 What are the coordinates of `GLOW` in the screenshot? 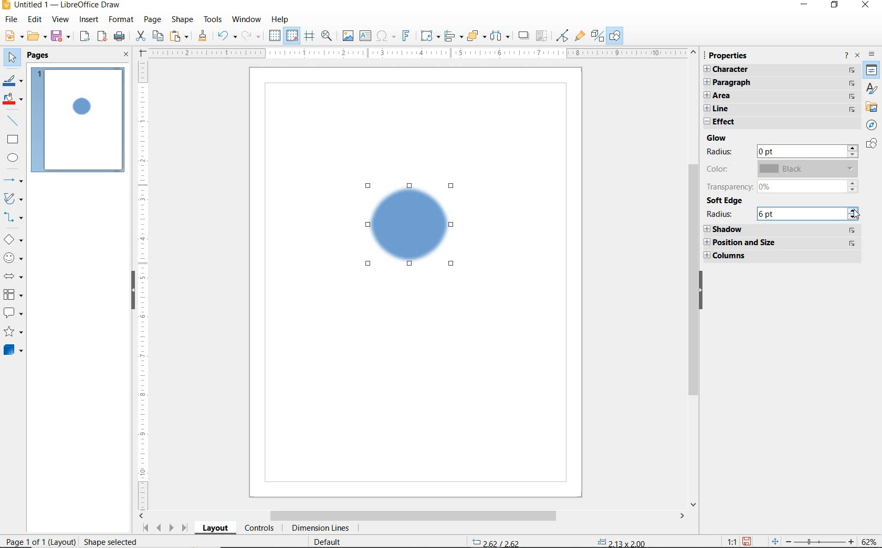 It's located at (716, 138).